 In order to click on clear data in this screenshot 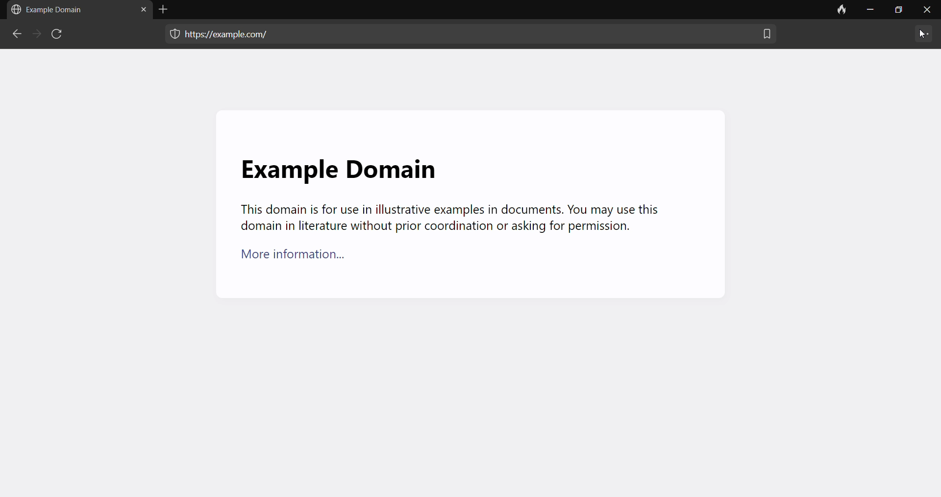, I will do `click(841, 11)`.